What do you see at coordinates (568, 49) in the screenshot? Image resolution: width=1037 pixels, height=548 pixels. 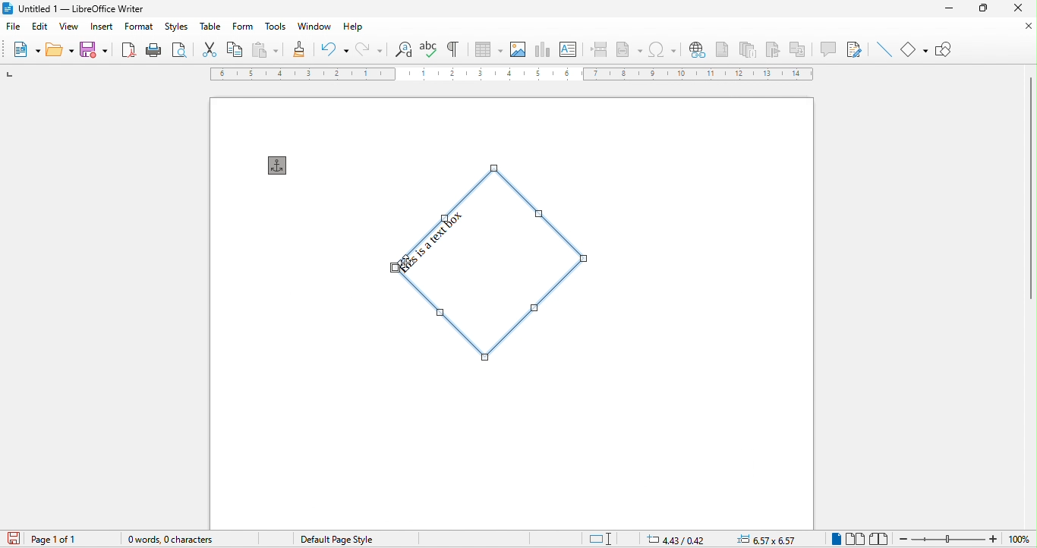 I see `text box` at bounding box center [568, 49].